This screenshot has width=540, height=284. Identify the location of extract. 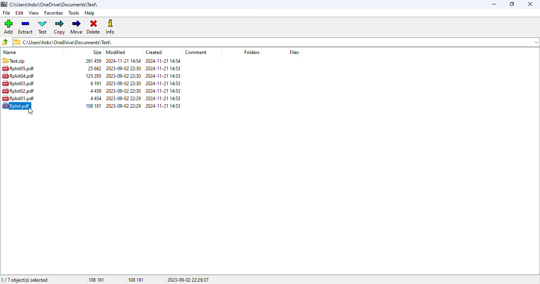
(26, 27).